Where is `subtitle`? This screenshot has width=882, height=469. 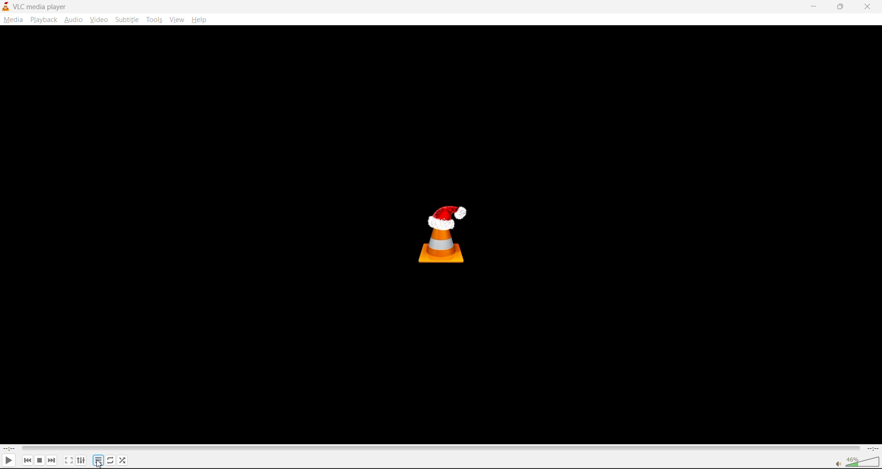 subtitle is located at coordinates (126, 19).